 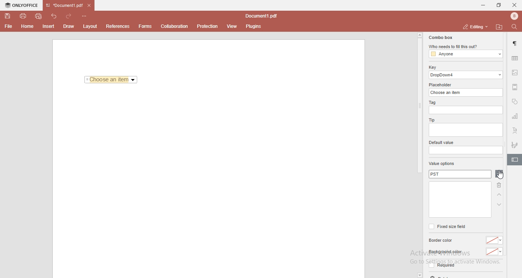 I want to click on required, so click(x=441, y=267).